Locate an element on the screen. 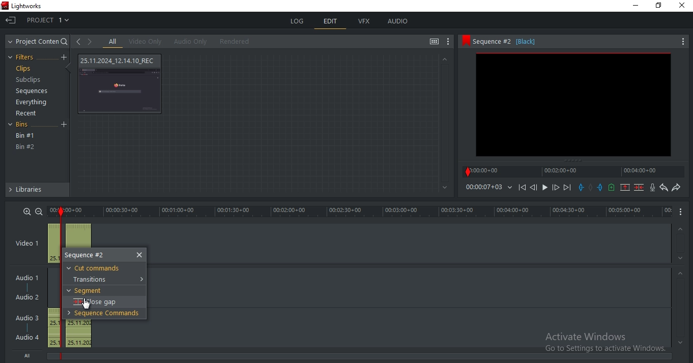  video is located at coordinates (121, 84).